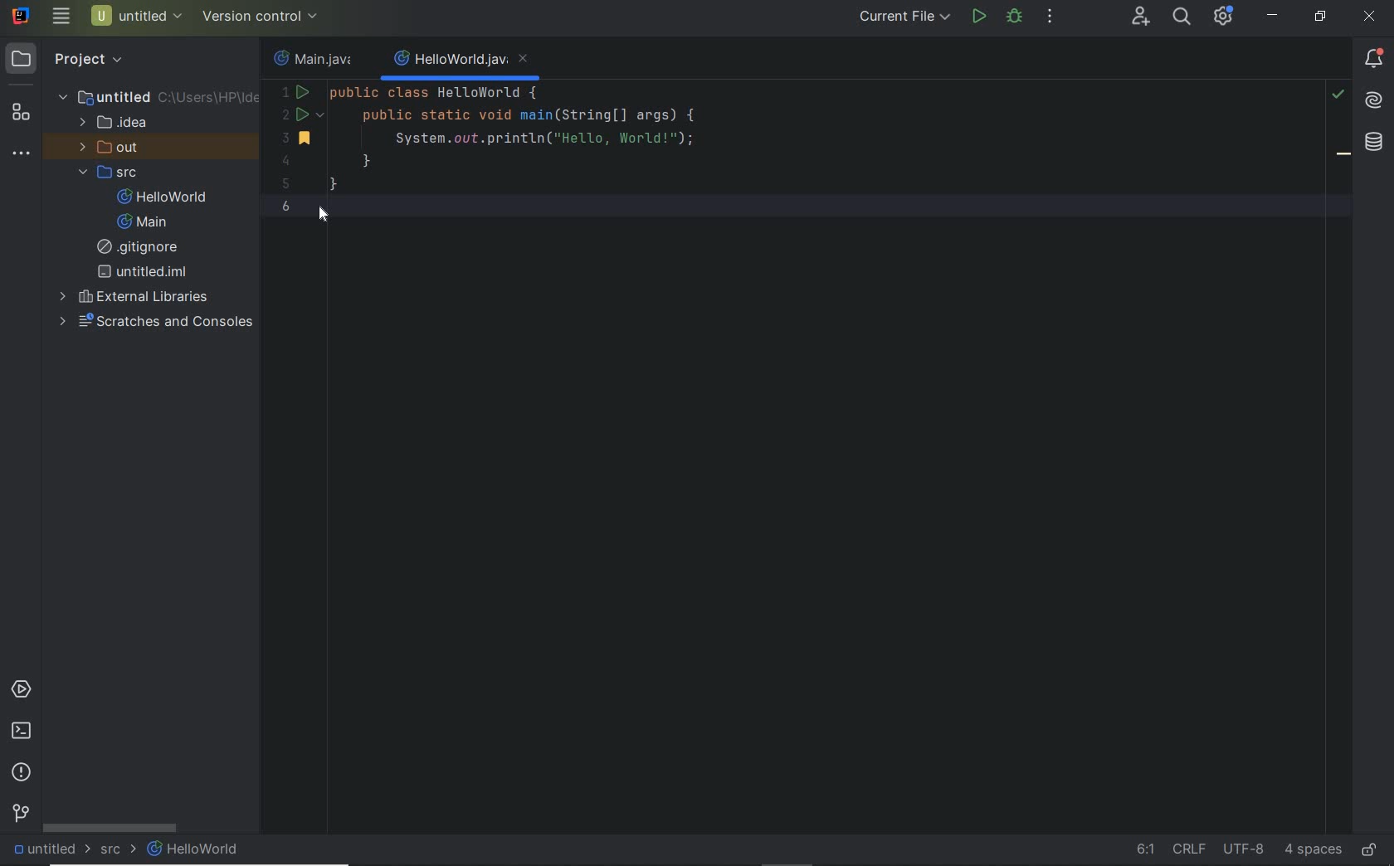 This screenshot has height=866, width=1394. I want to click on IDE and Project Settings, so click(1221, 16).